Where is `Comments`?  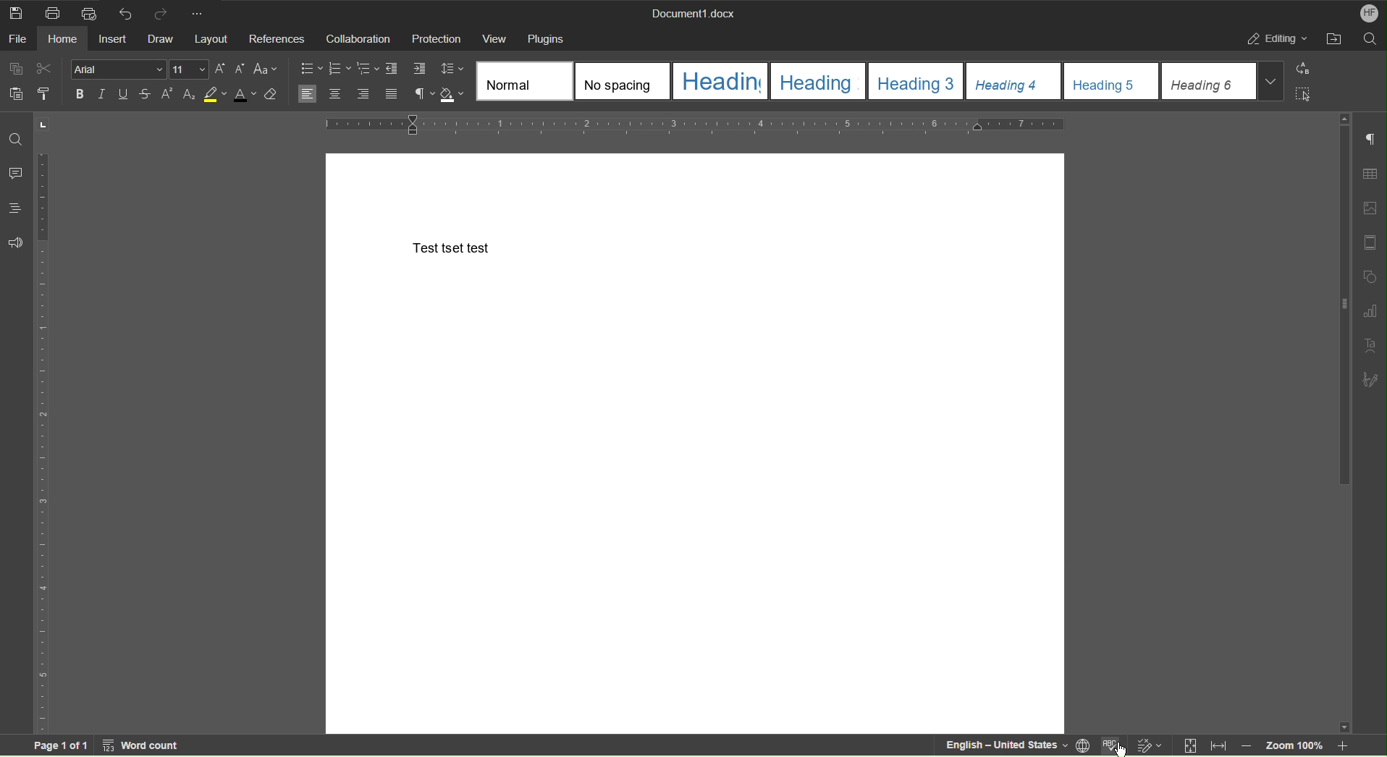 Comments is located at coordinates (14, 173).